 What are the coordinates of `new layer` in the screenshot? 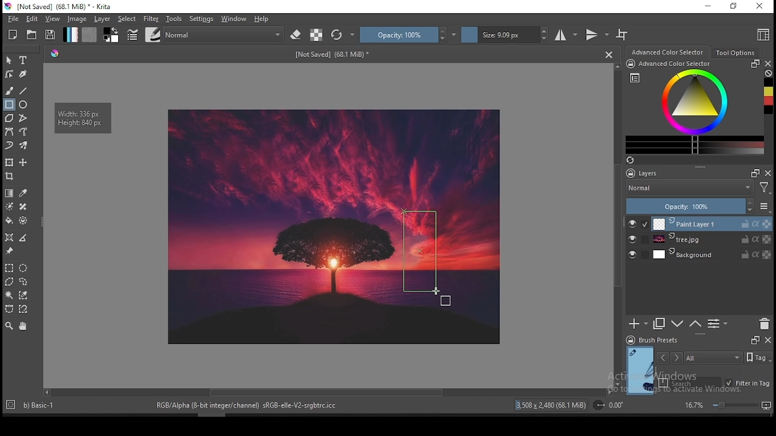 It's located at (638, 325).